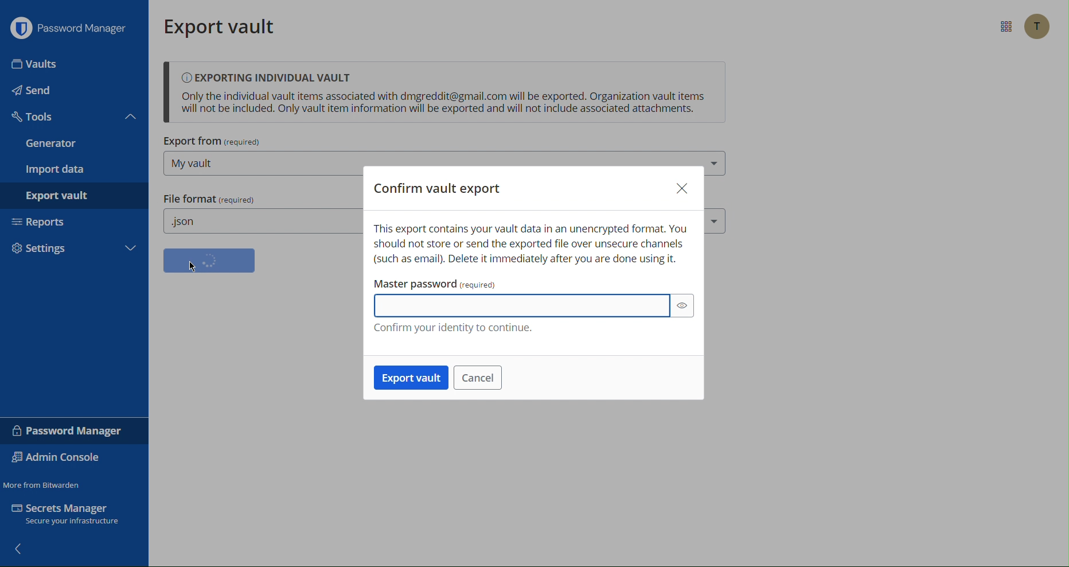 The width and height of the screenshot is (1069, 567). I want to click on More , so click(130, 247).